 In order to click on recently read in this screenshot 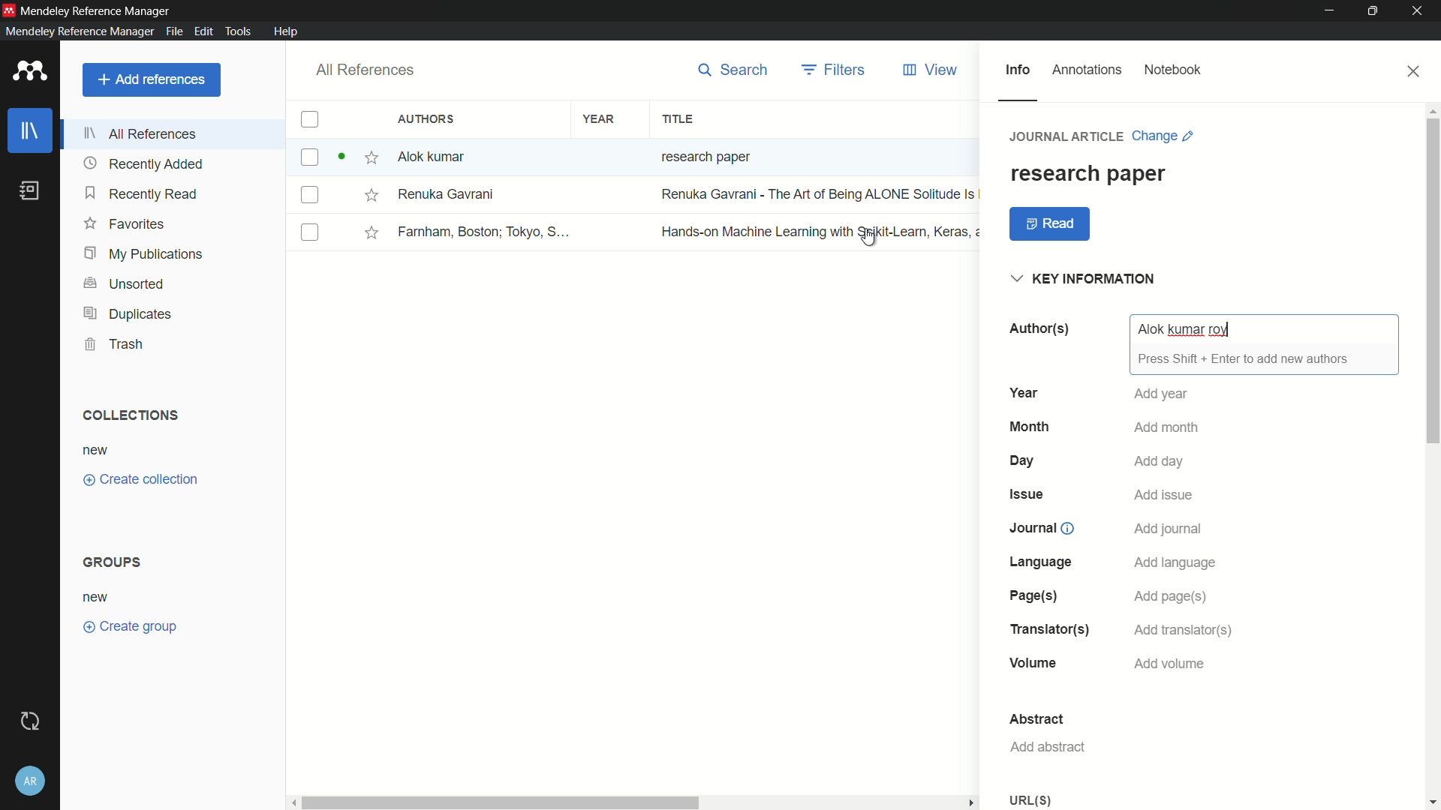, I will do `click(142, 193)`.